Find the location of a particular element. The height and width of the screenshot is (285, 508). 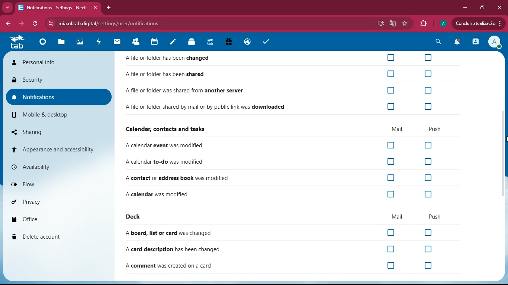

off is located at coordinates (393, 265).